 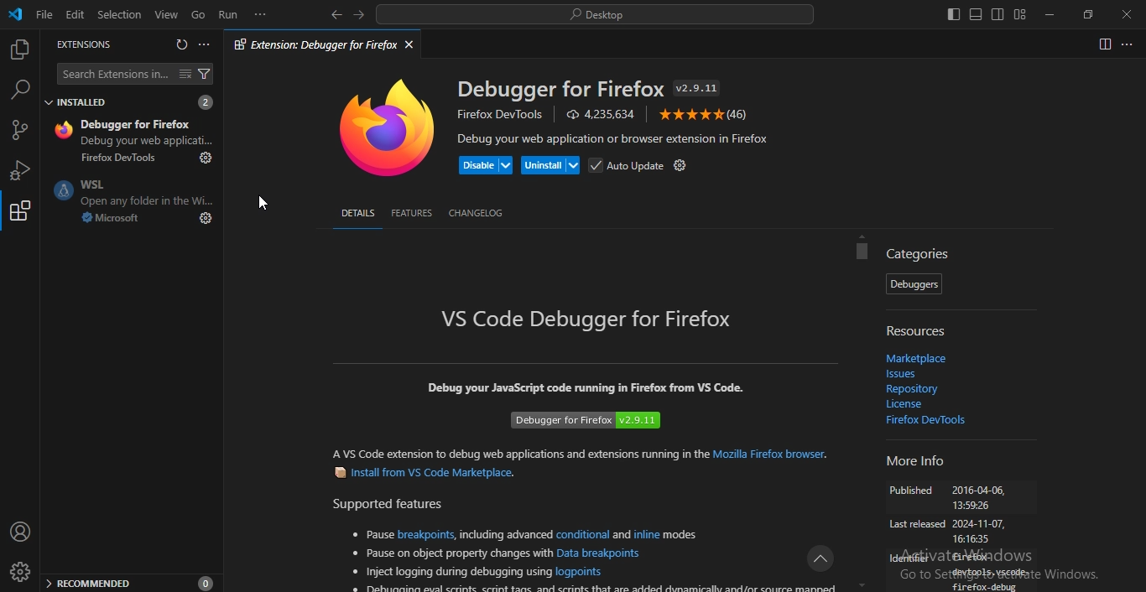 I want to click on source control, so click(x=20, y=131).